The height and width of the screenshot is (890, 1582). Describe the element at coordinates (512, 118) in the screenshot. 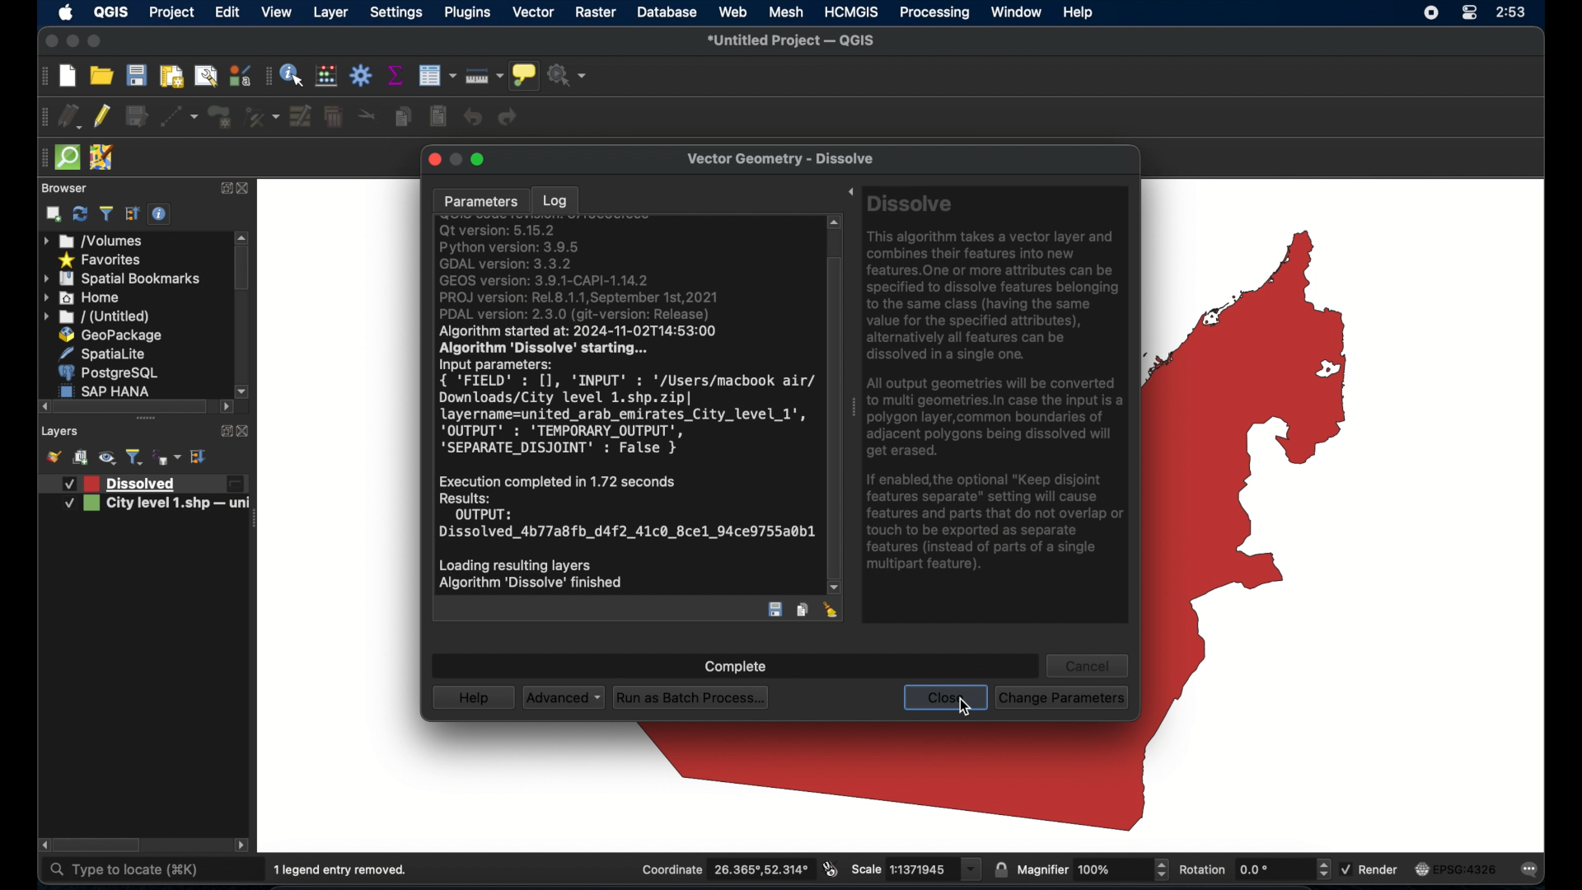

I see `redo` at that location.